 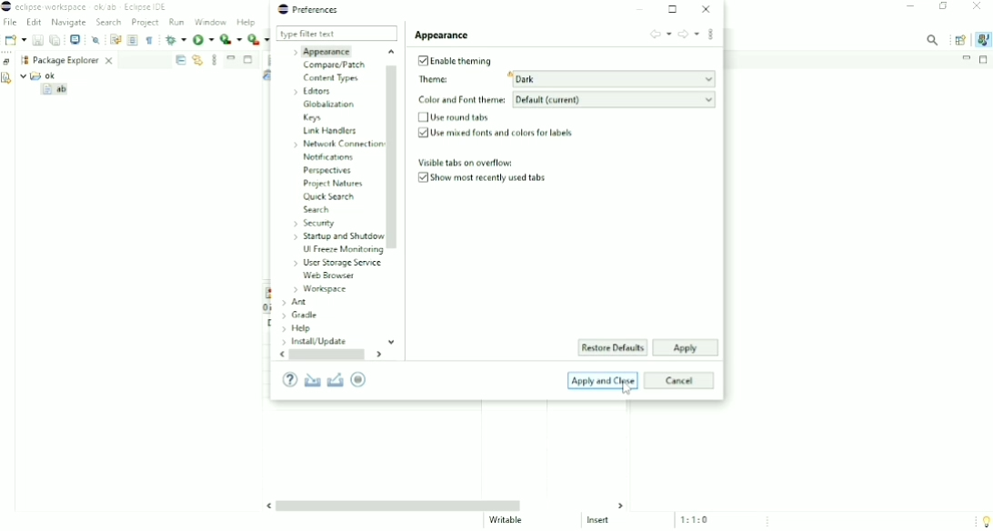 What do you see at coordinates (933, 39) in the screenshot?
I see `Access commands and other items` at bounding box center [933, 39].